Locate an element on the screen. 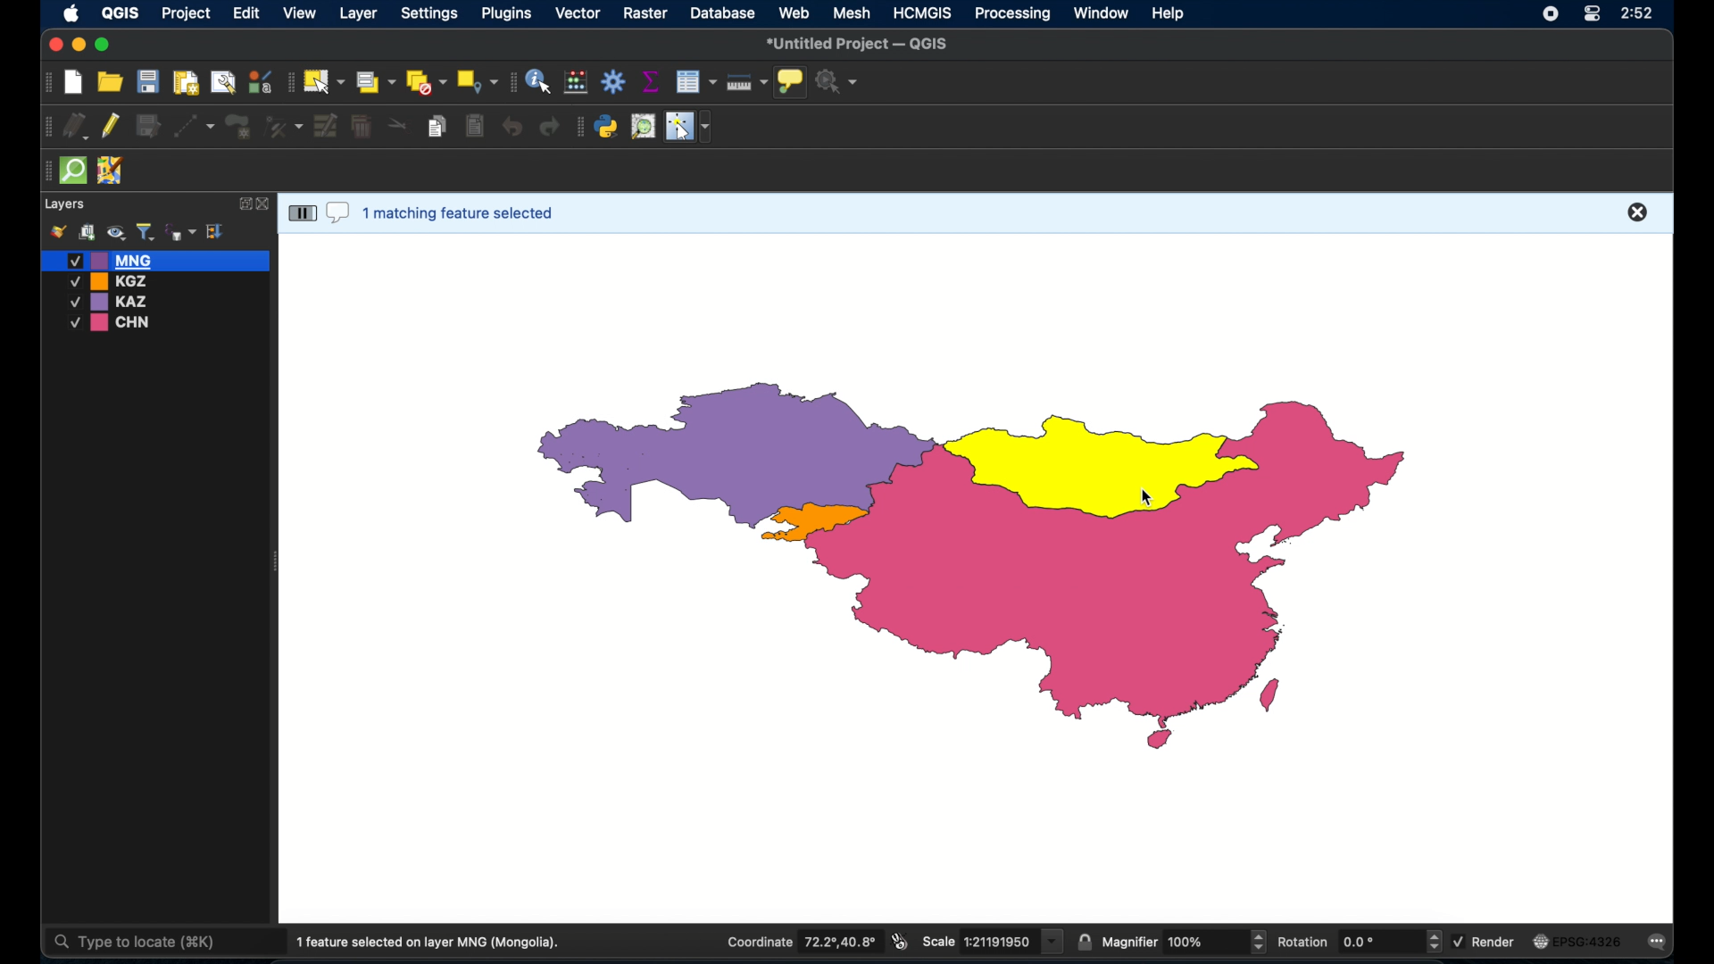 The width and height of the screenshot is (1714, 964). select by location is located at coordinates (478, 82).